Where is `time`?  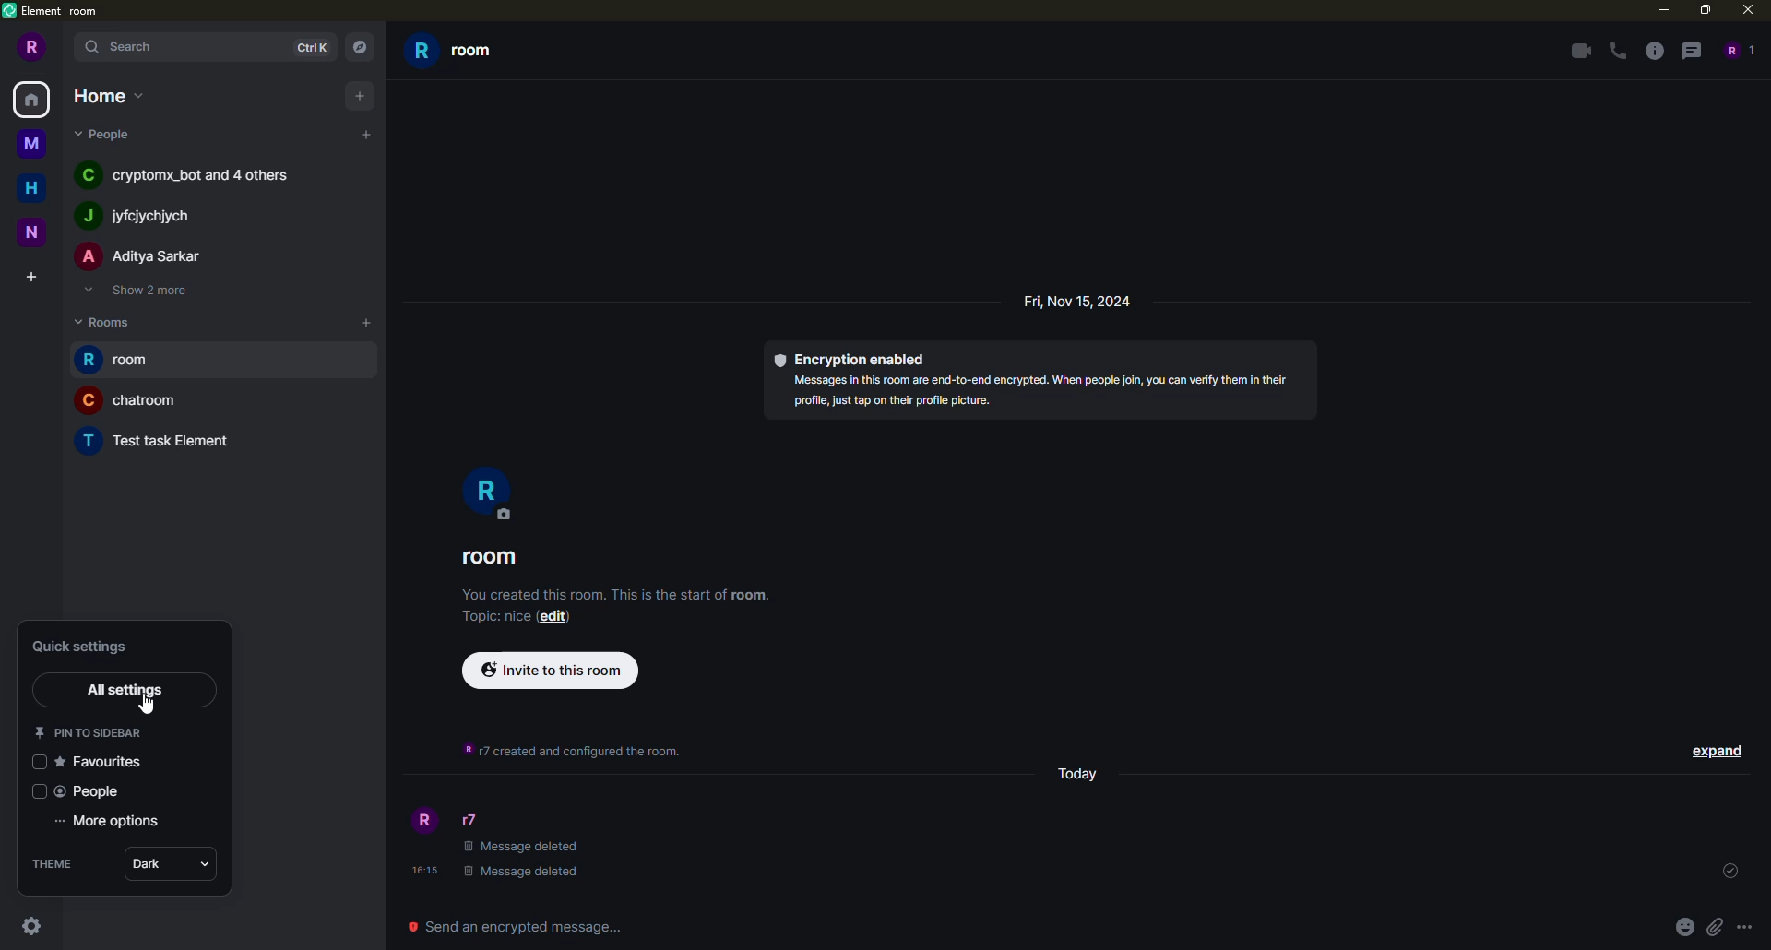 time is located at coordinates (424, 871).